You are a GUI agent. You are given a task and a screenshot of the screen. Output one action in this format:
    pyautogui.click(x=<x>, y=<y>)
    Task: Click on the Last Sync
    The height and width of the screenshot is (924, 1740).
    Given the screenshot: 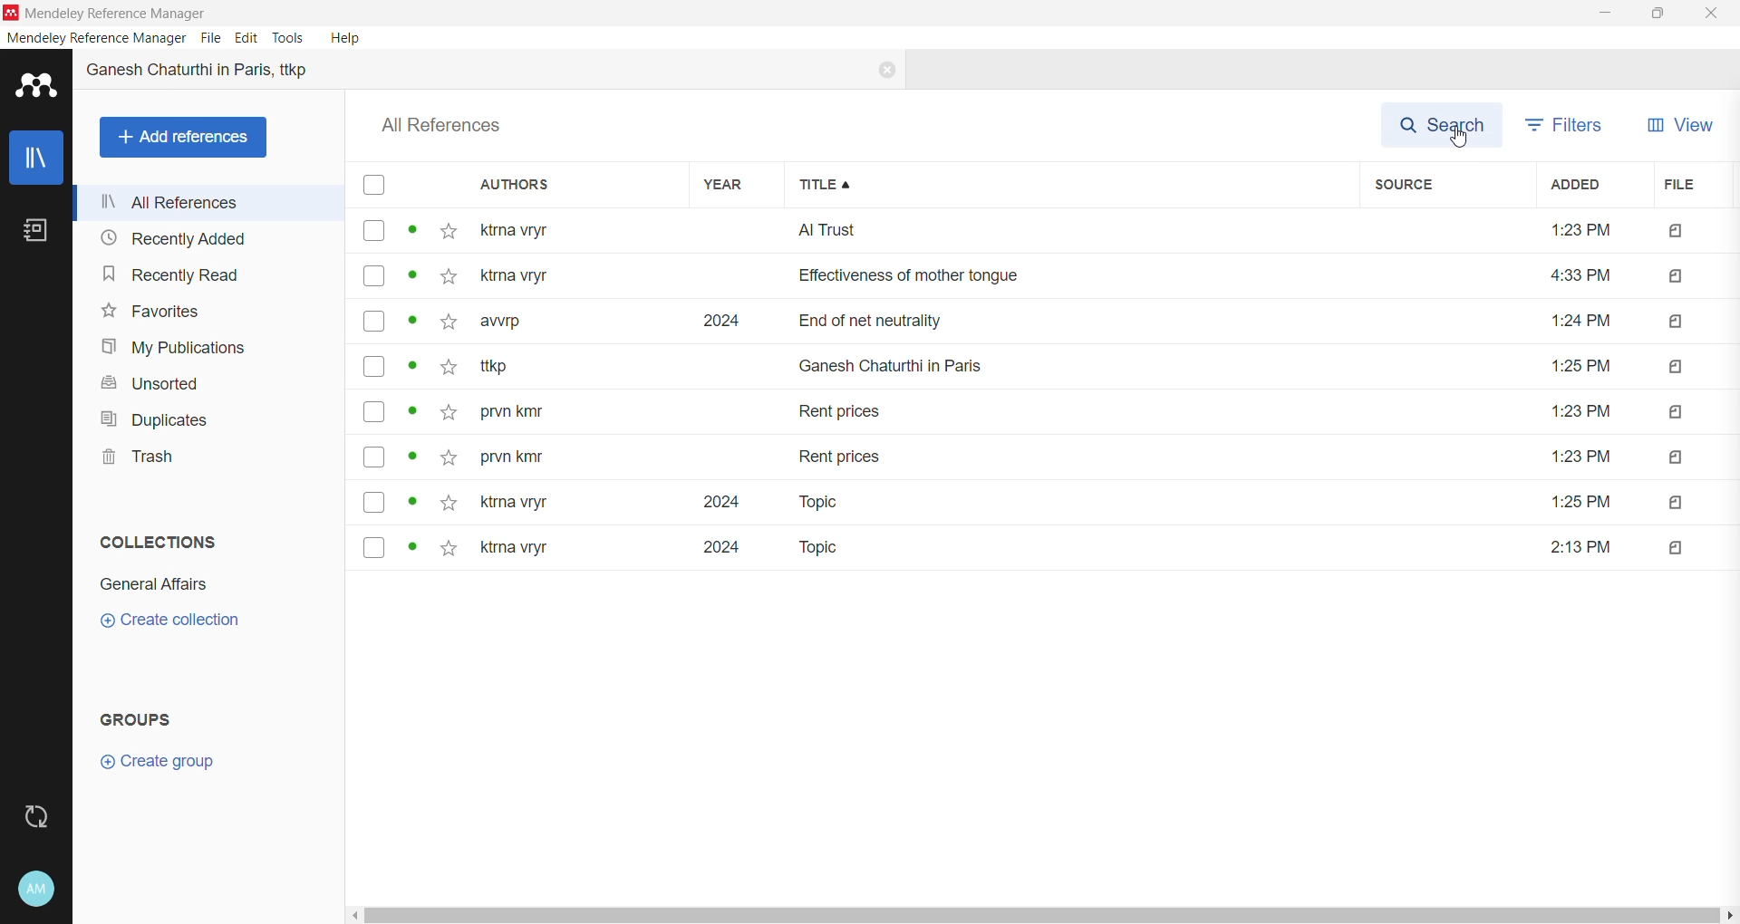 What is the action you would take?
    pyautogui.click(x=35, y=818)
    